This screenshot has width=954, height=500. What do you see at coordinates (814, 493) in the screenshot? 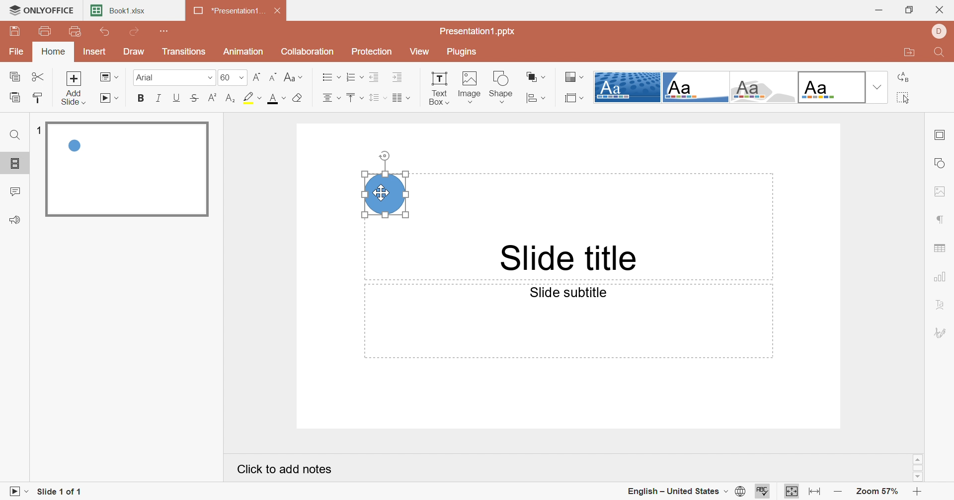
I see `Fit to width` at bounding box center [814, 493].